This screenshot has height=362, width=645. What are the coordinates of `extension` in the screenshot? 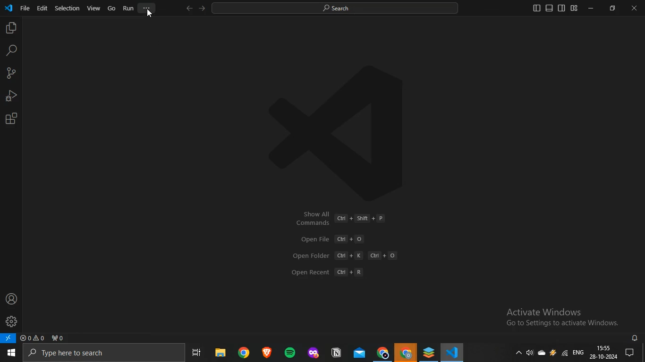 It's located at (12, 118).